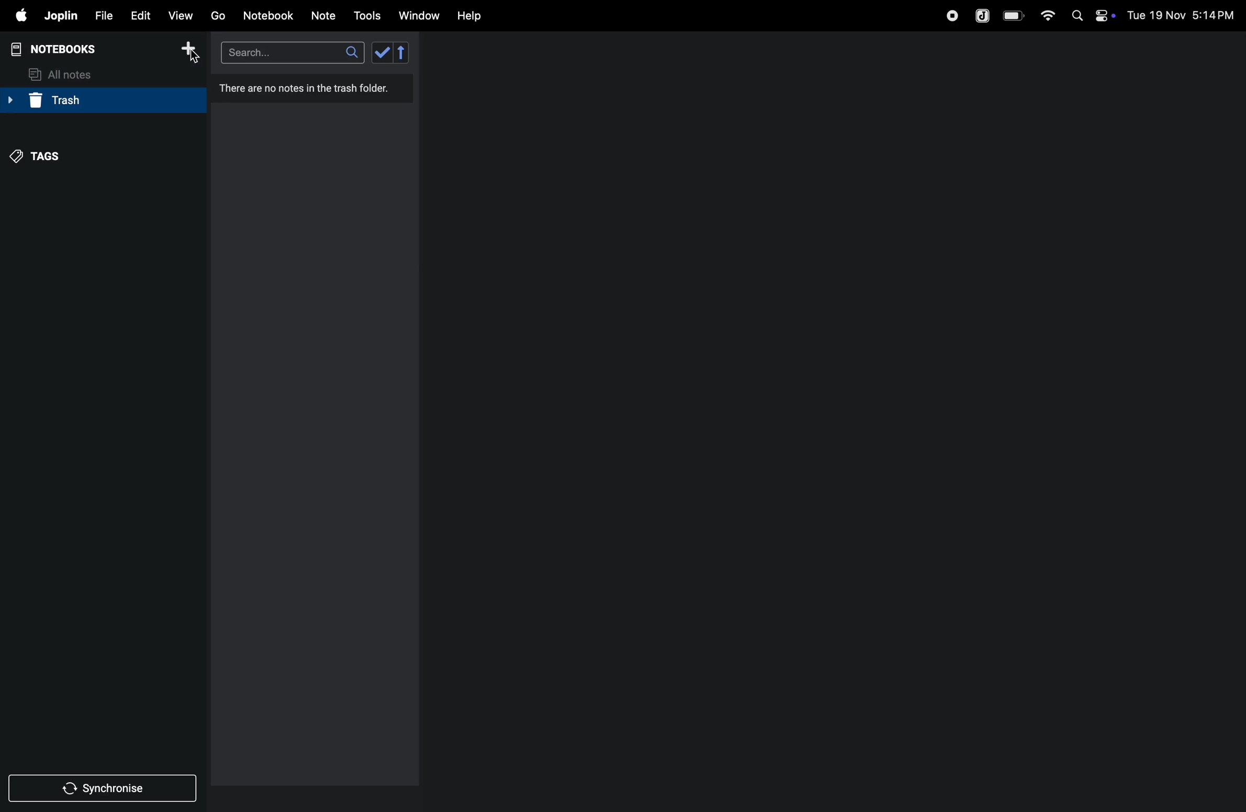  What do you see at coordinates (477, 16) in the screenshot?
I see `help` at bounding box center [477, 16].